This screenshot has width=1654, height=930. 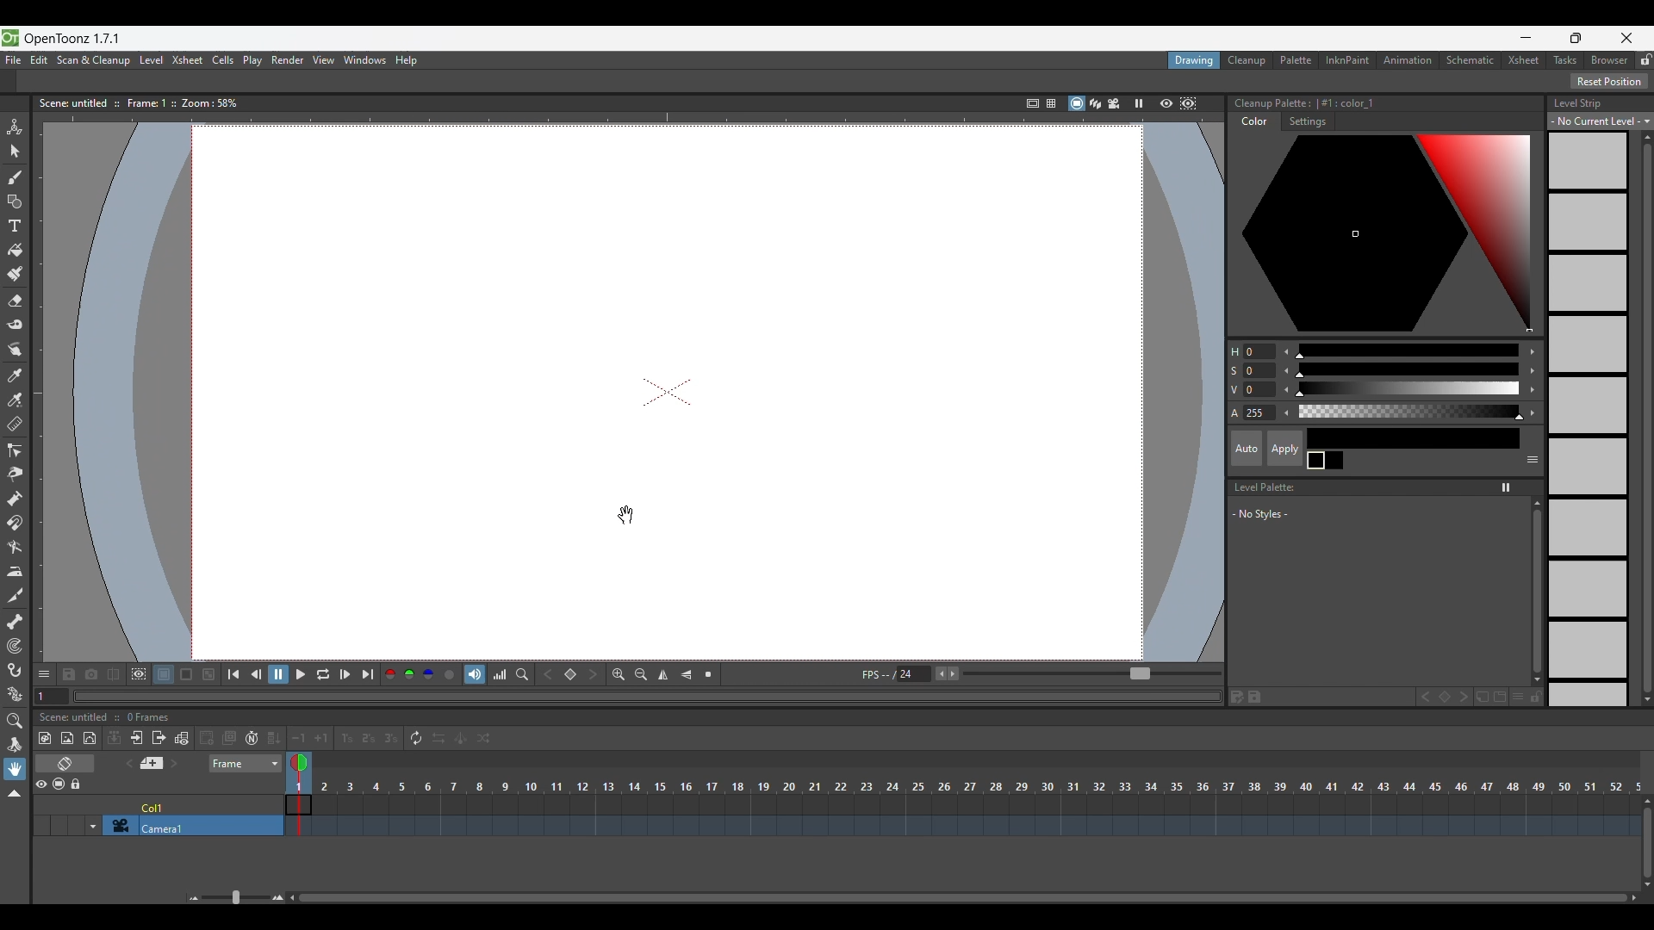 I want to click on Tracker tool, so click(x=15, y=646).